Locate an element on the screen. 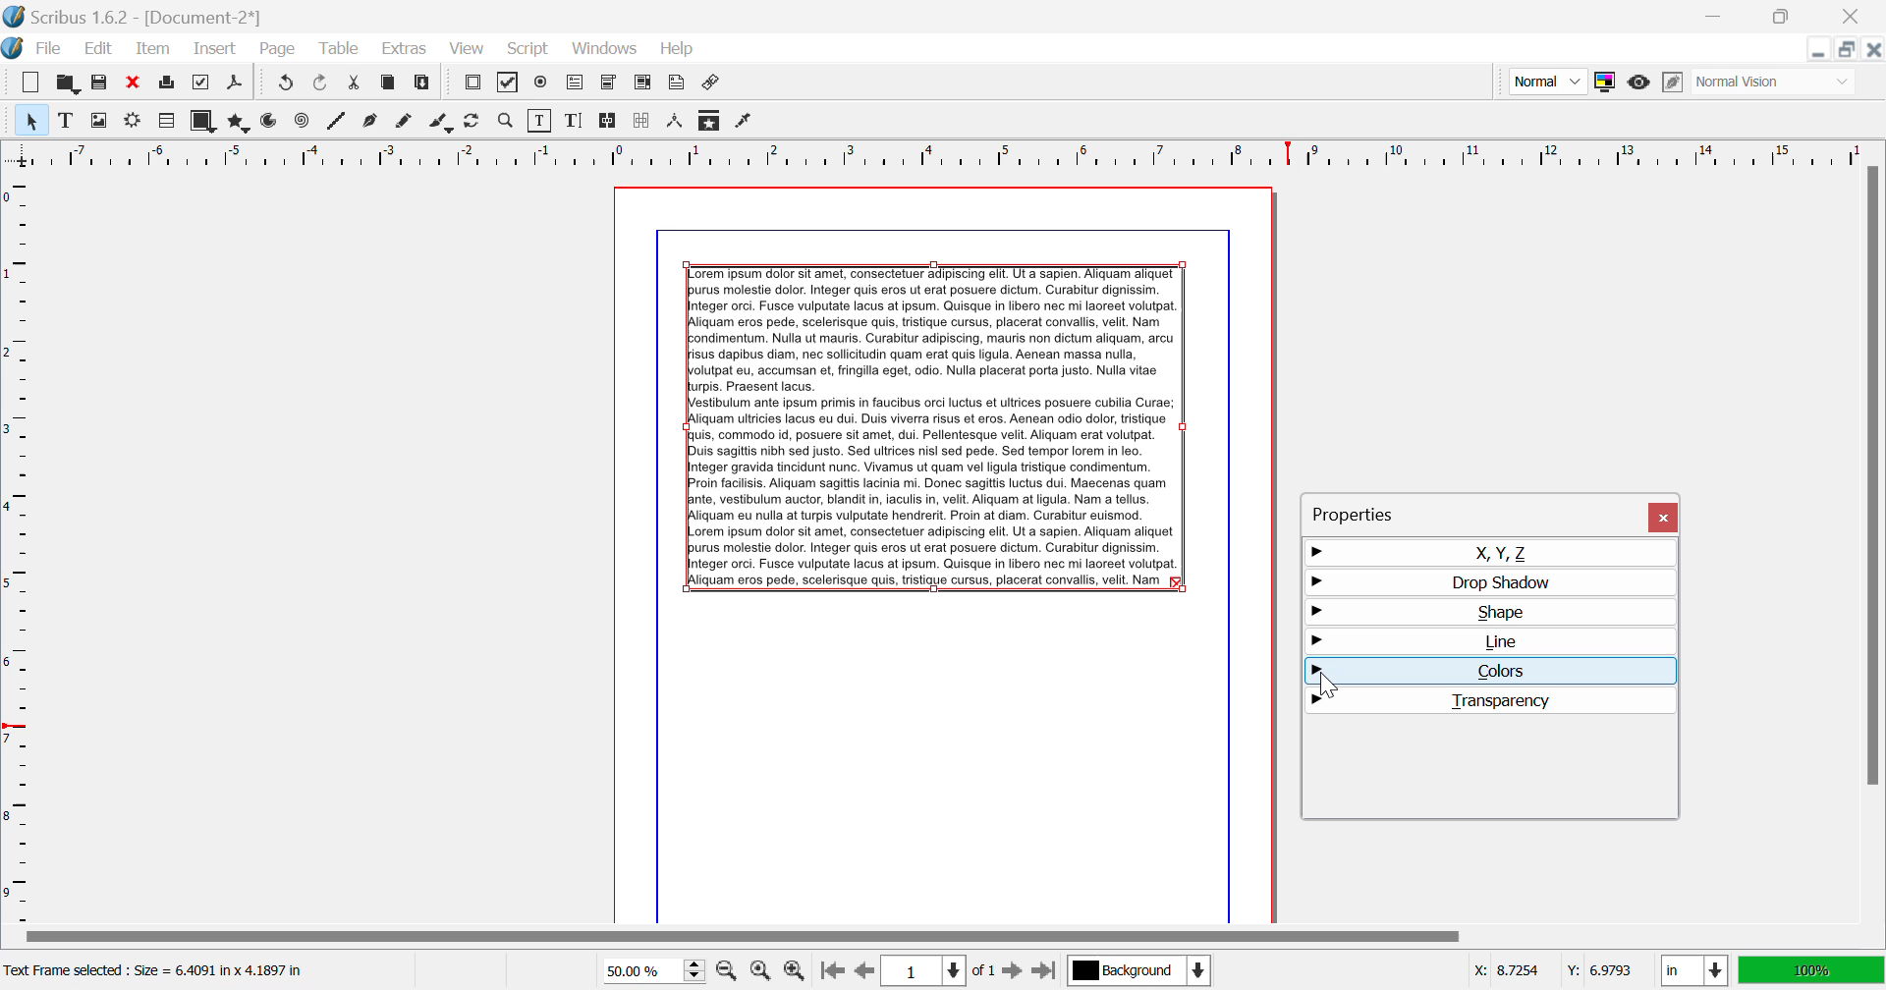  Windows is located at coordinates (605, 48).